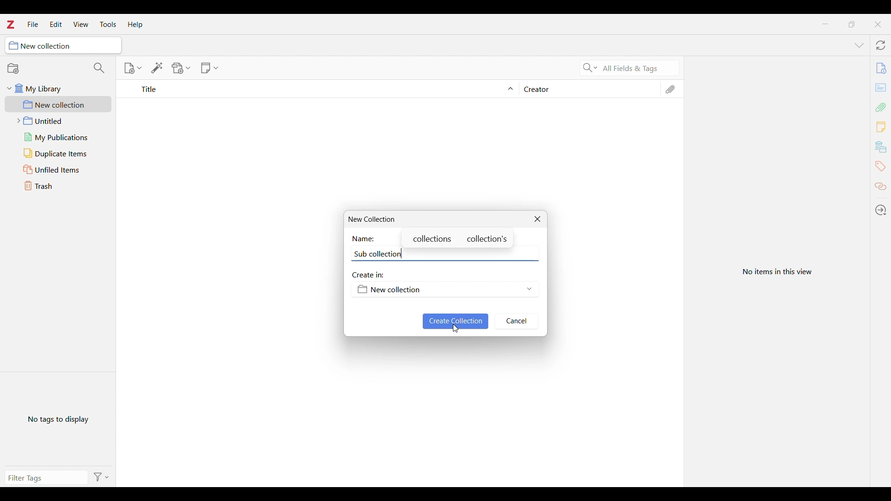  Describe the element at coordinates (456, 322) in the screenshot. I see `Save inputs made to create new collection` at that location.